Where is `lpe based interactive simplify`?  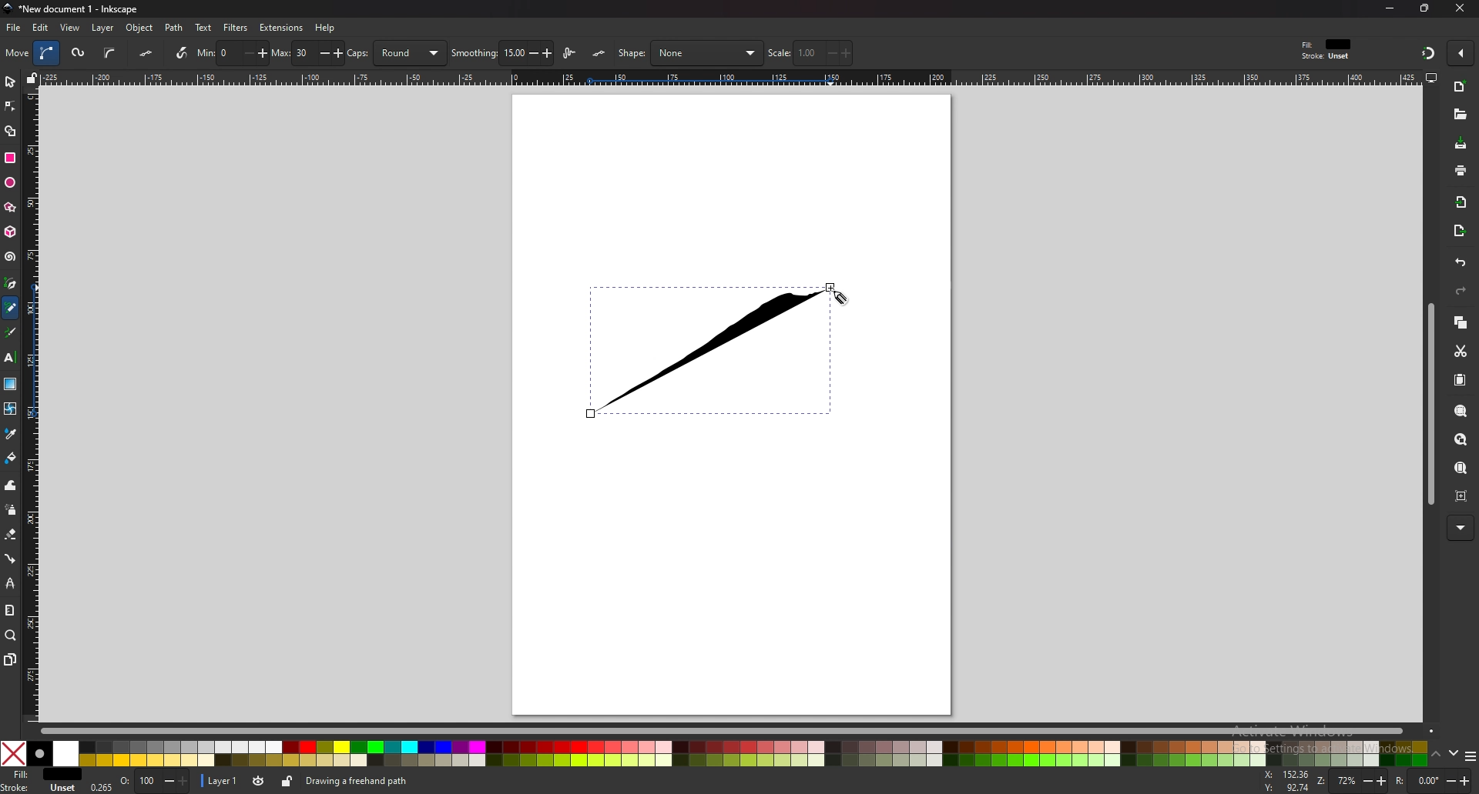 lpe based interactive simplify is located at coordinates (572, 52).